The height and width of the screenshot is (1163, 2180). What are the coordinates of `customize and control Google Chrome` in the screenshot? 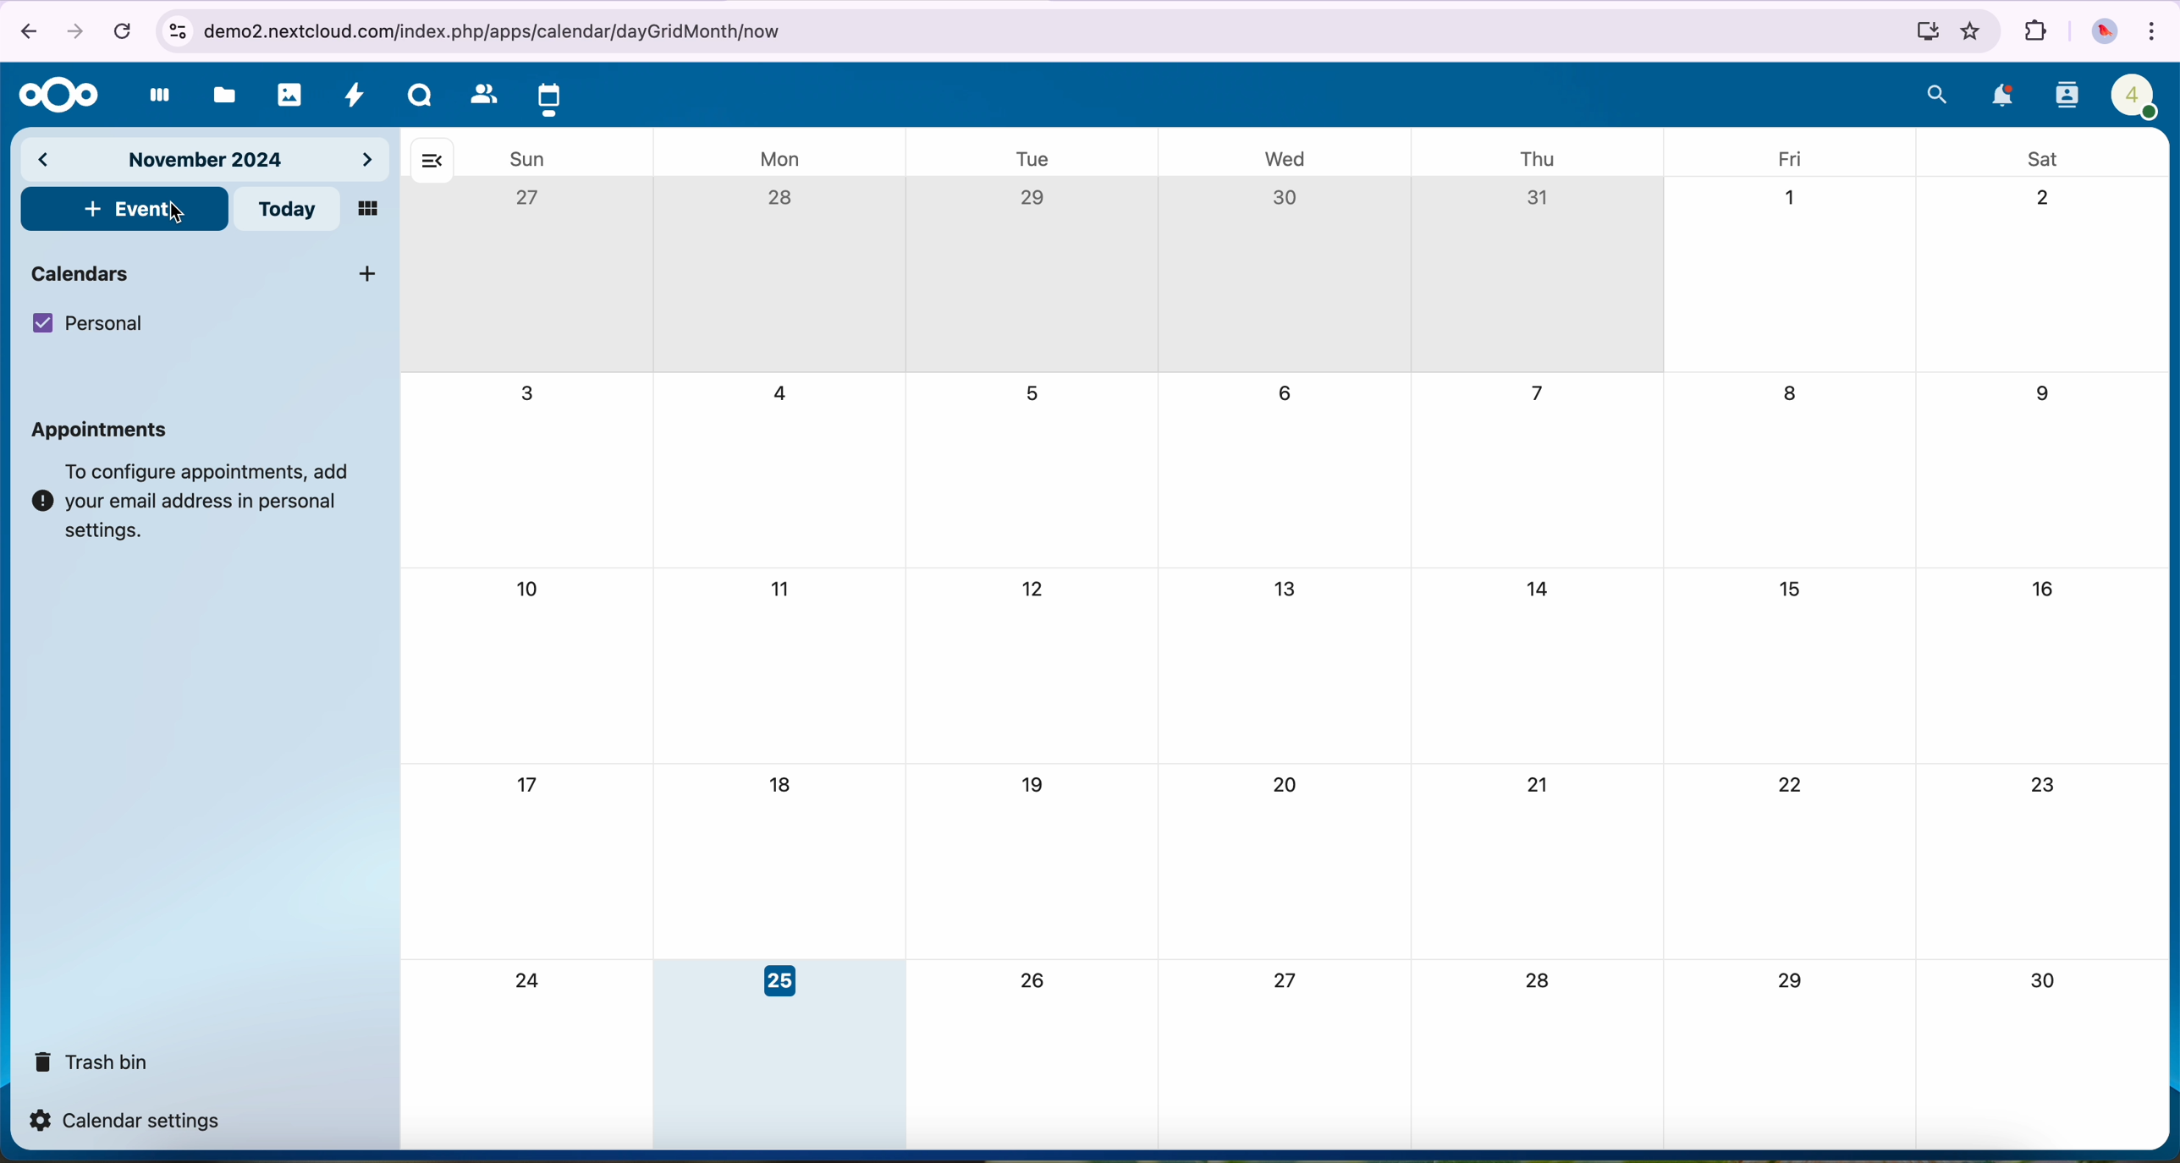 It's located at (2154, 30).